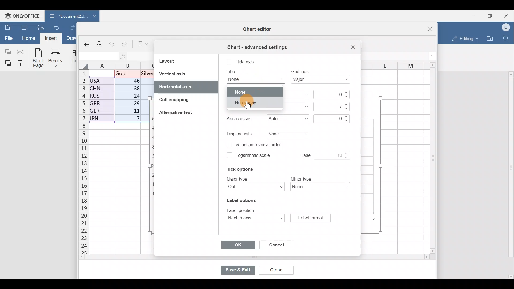  I want to click on Minimize, so click(471, 16).